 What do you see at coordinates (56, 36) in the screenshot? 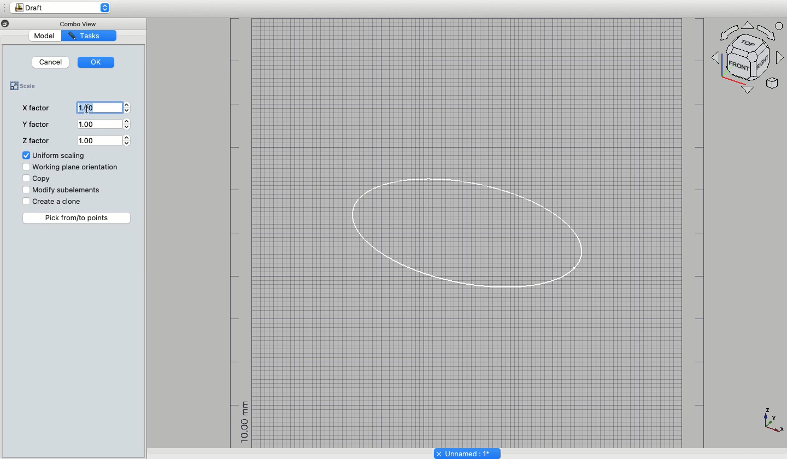
I see `Model ` at bounding box center [56, 36].